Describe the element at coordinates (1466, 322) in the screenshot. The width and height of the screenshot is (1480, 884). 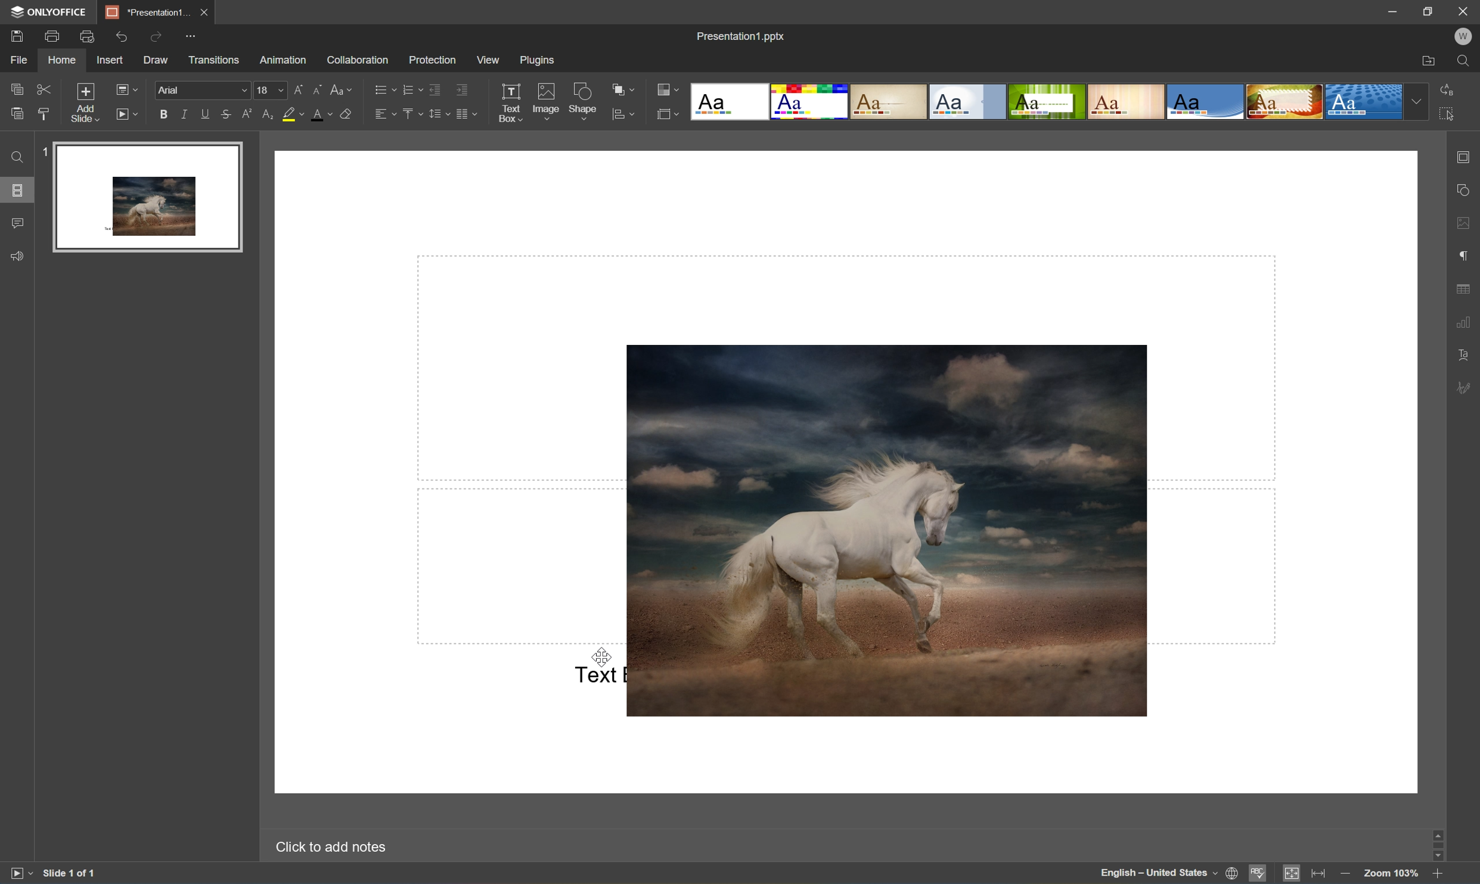
I see `Chart settings` at that location.